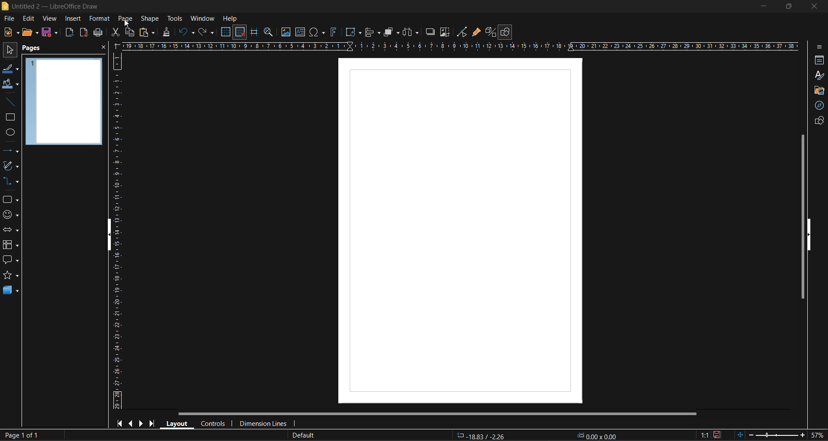 The width and height of the screenshot is (828, 441). I want to click on transformations, so click(354, 32).